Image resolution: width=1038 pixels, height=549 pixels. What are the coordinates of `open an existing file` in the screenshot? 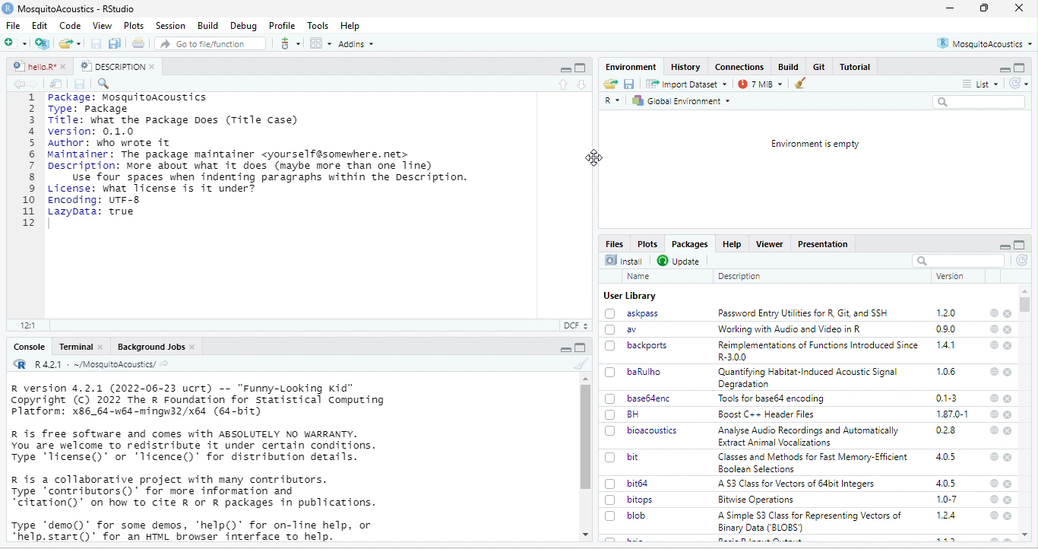 It's located at (71, 43).